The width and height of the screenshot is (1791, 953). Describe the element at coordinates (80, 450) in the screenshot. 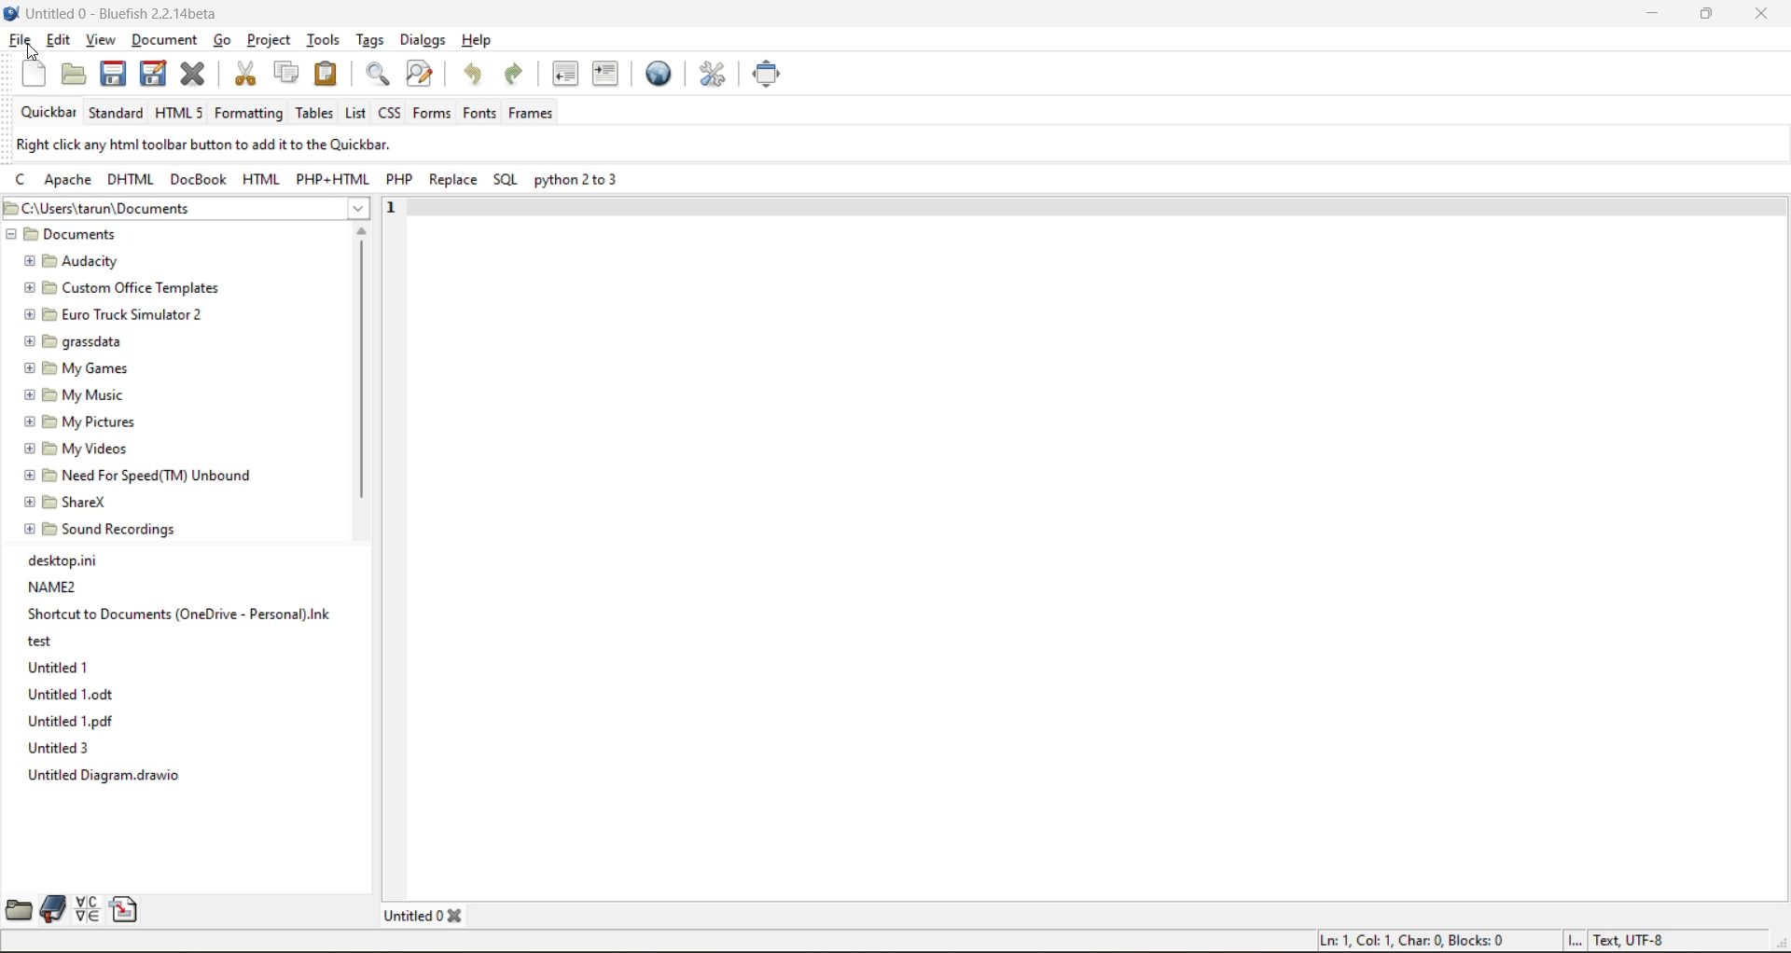

I see `My Videos` at that location.